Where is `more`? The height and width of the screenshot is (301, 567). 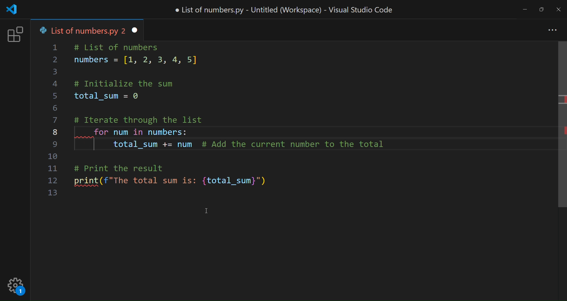 more is located at coordinates (553, 29).